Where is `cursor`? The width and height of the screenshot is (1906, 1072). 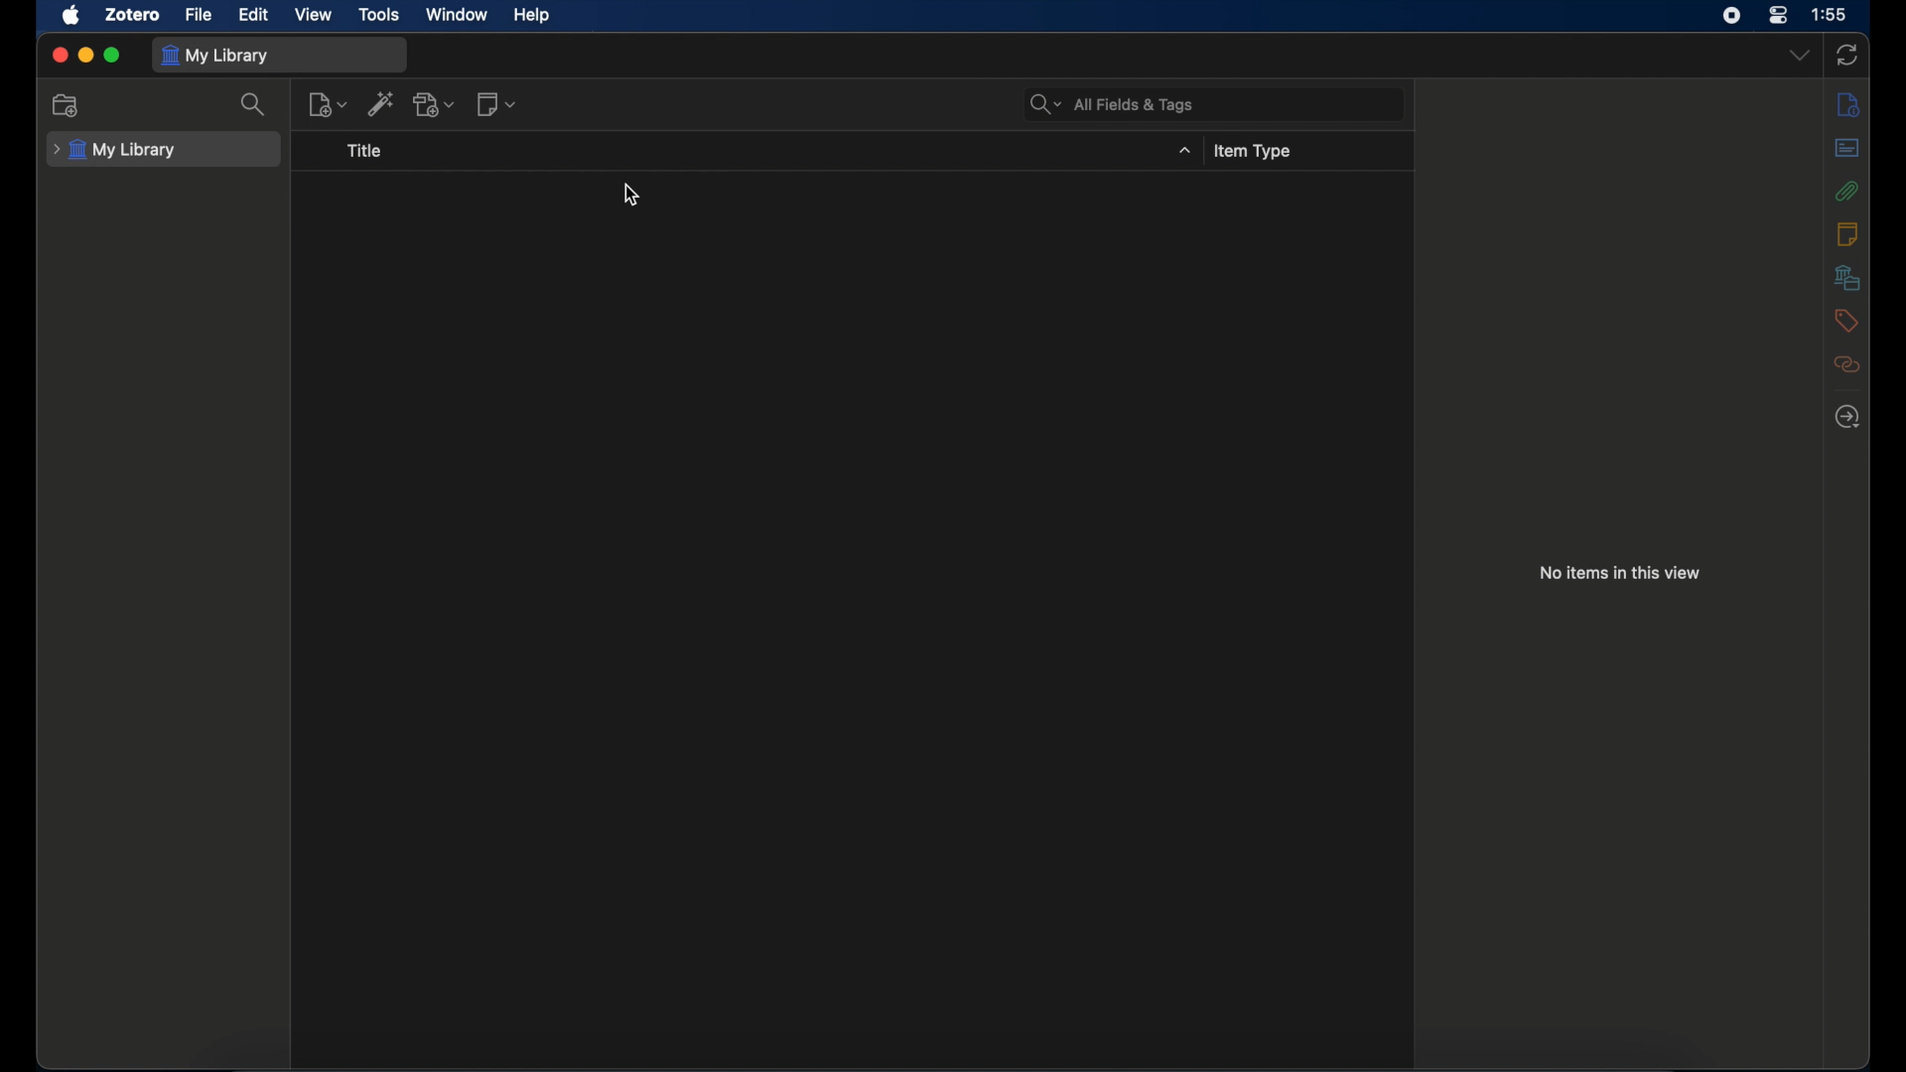
cursor is located at coordinates (633, 196).